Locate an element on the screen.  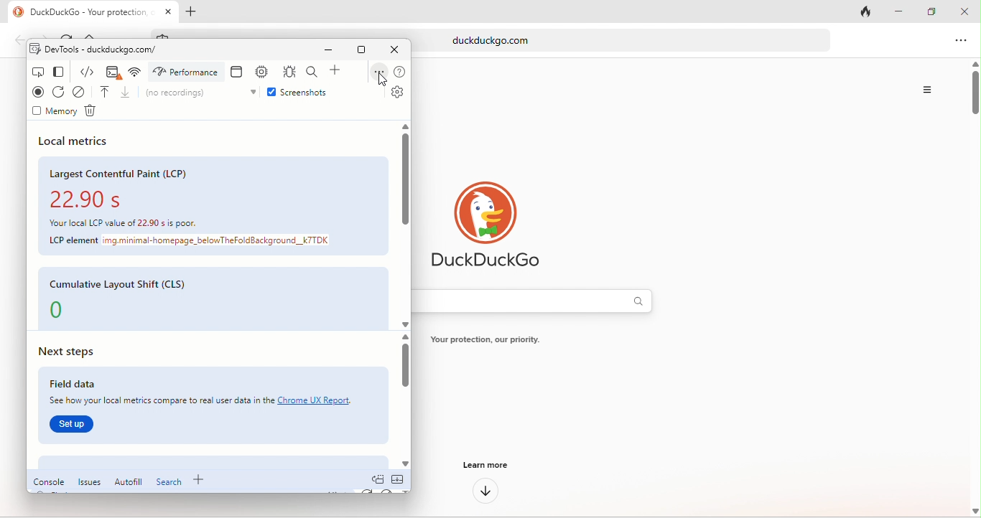
duck duck go logo is located at coordinates (494, 212).